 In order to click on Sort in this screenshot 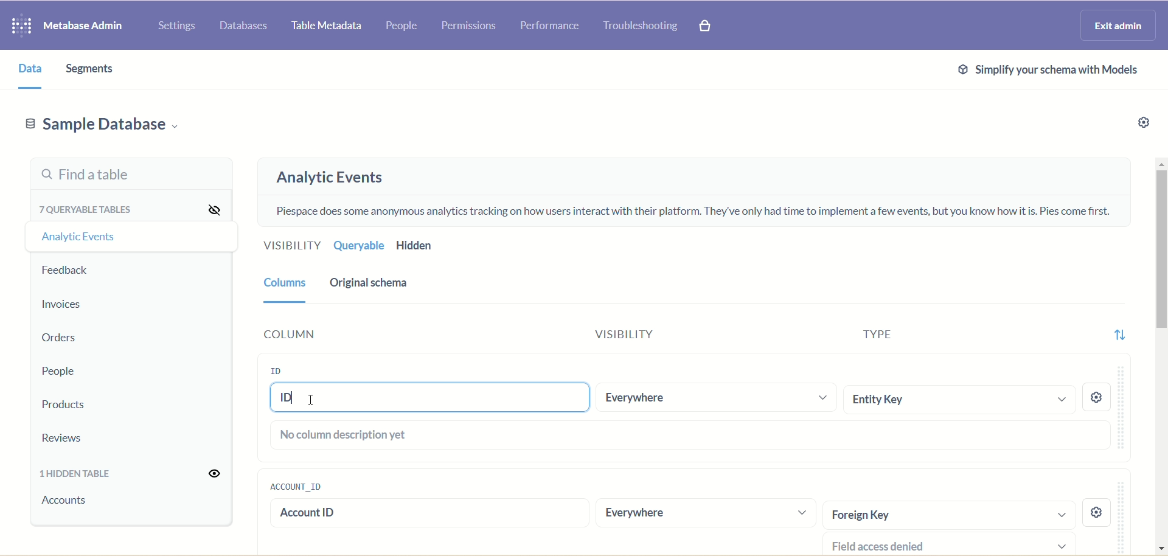, I will do `click(1122, 333)`.